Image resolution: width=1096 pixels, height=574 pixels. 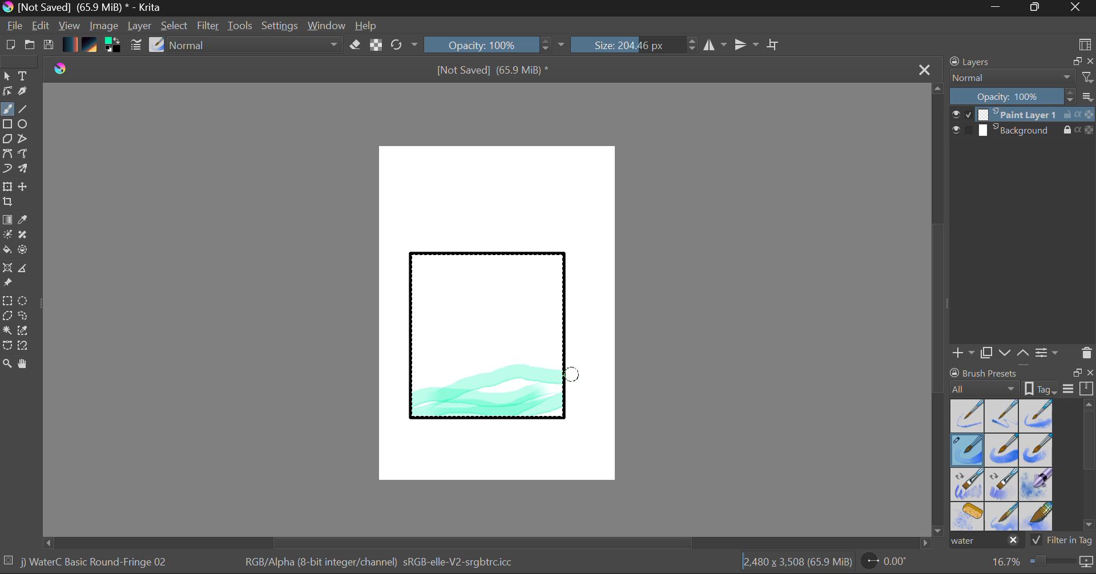 What do you see at coordinates (23, 75) in the screenshot?
I see `Text` at bounding box center [23, 75].